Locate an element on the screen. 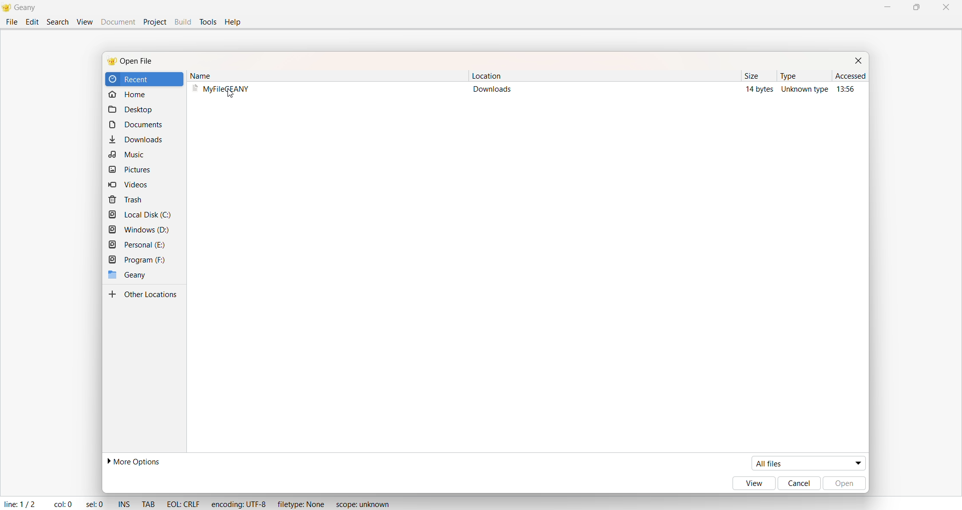 The image size is (962, 510). type is located at coordinates (786, 76).